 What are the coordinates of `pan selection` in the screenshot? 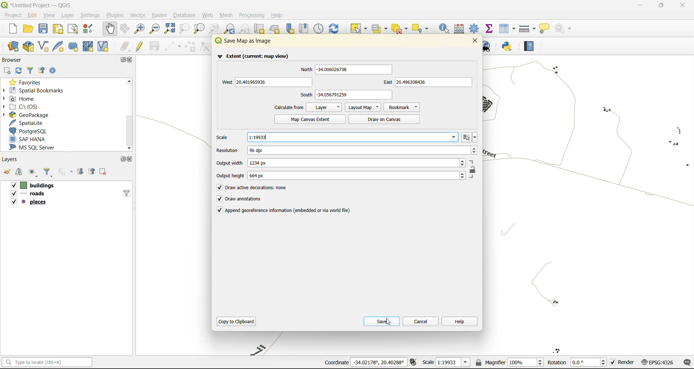 It's located at (125, 29).